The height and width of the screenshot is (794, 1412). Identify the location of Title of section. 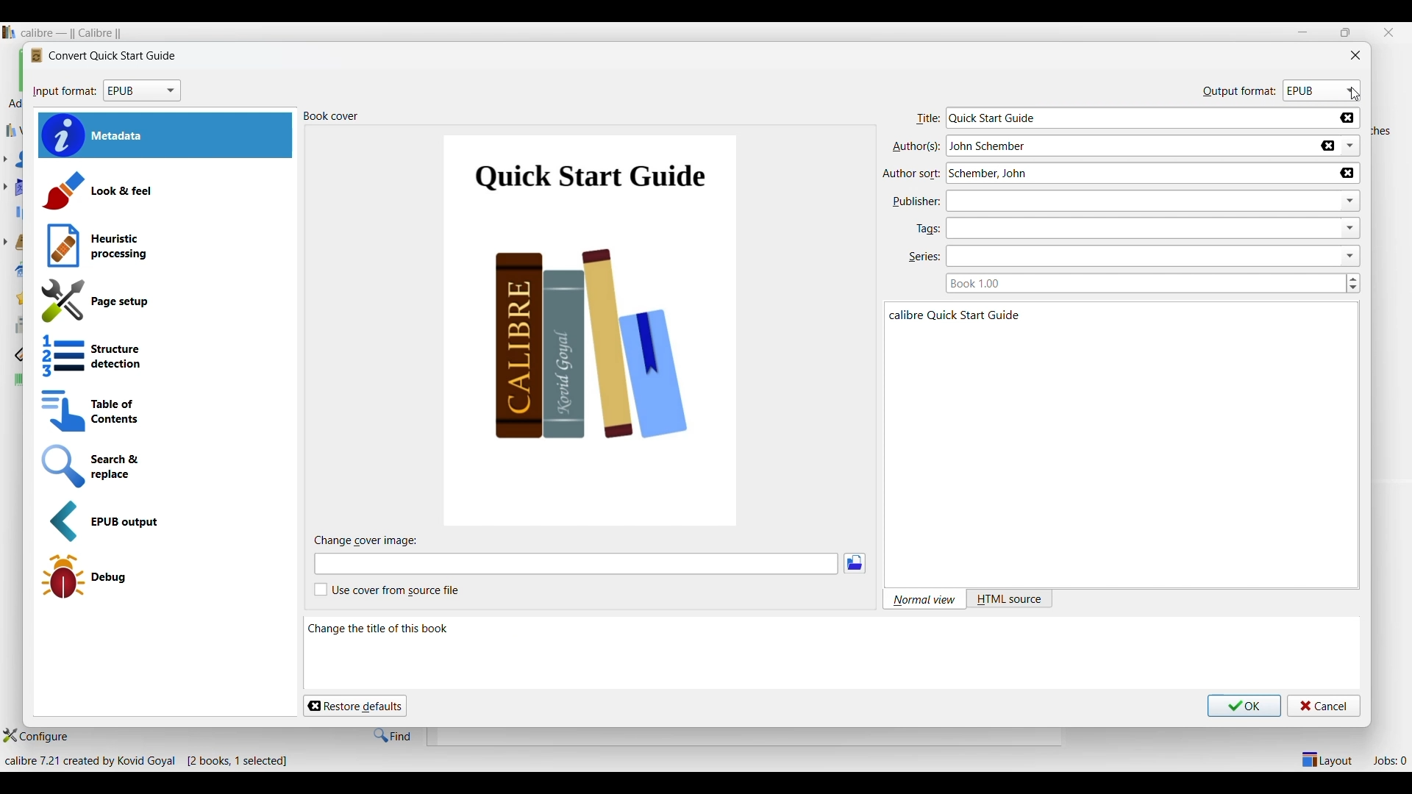
(331, 115).